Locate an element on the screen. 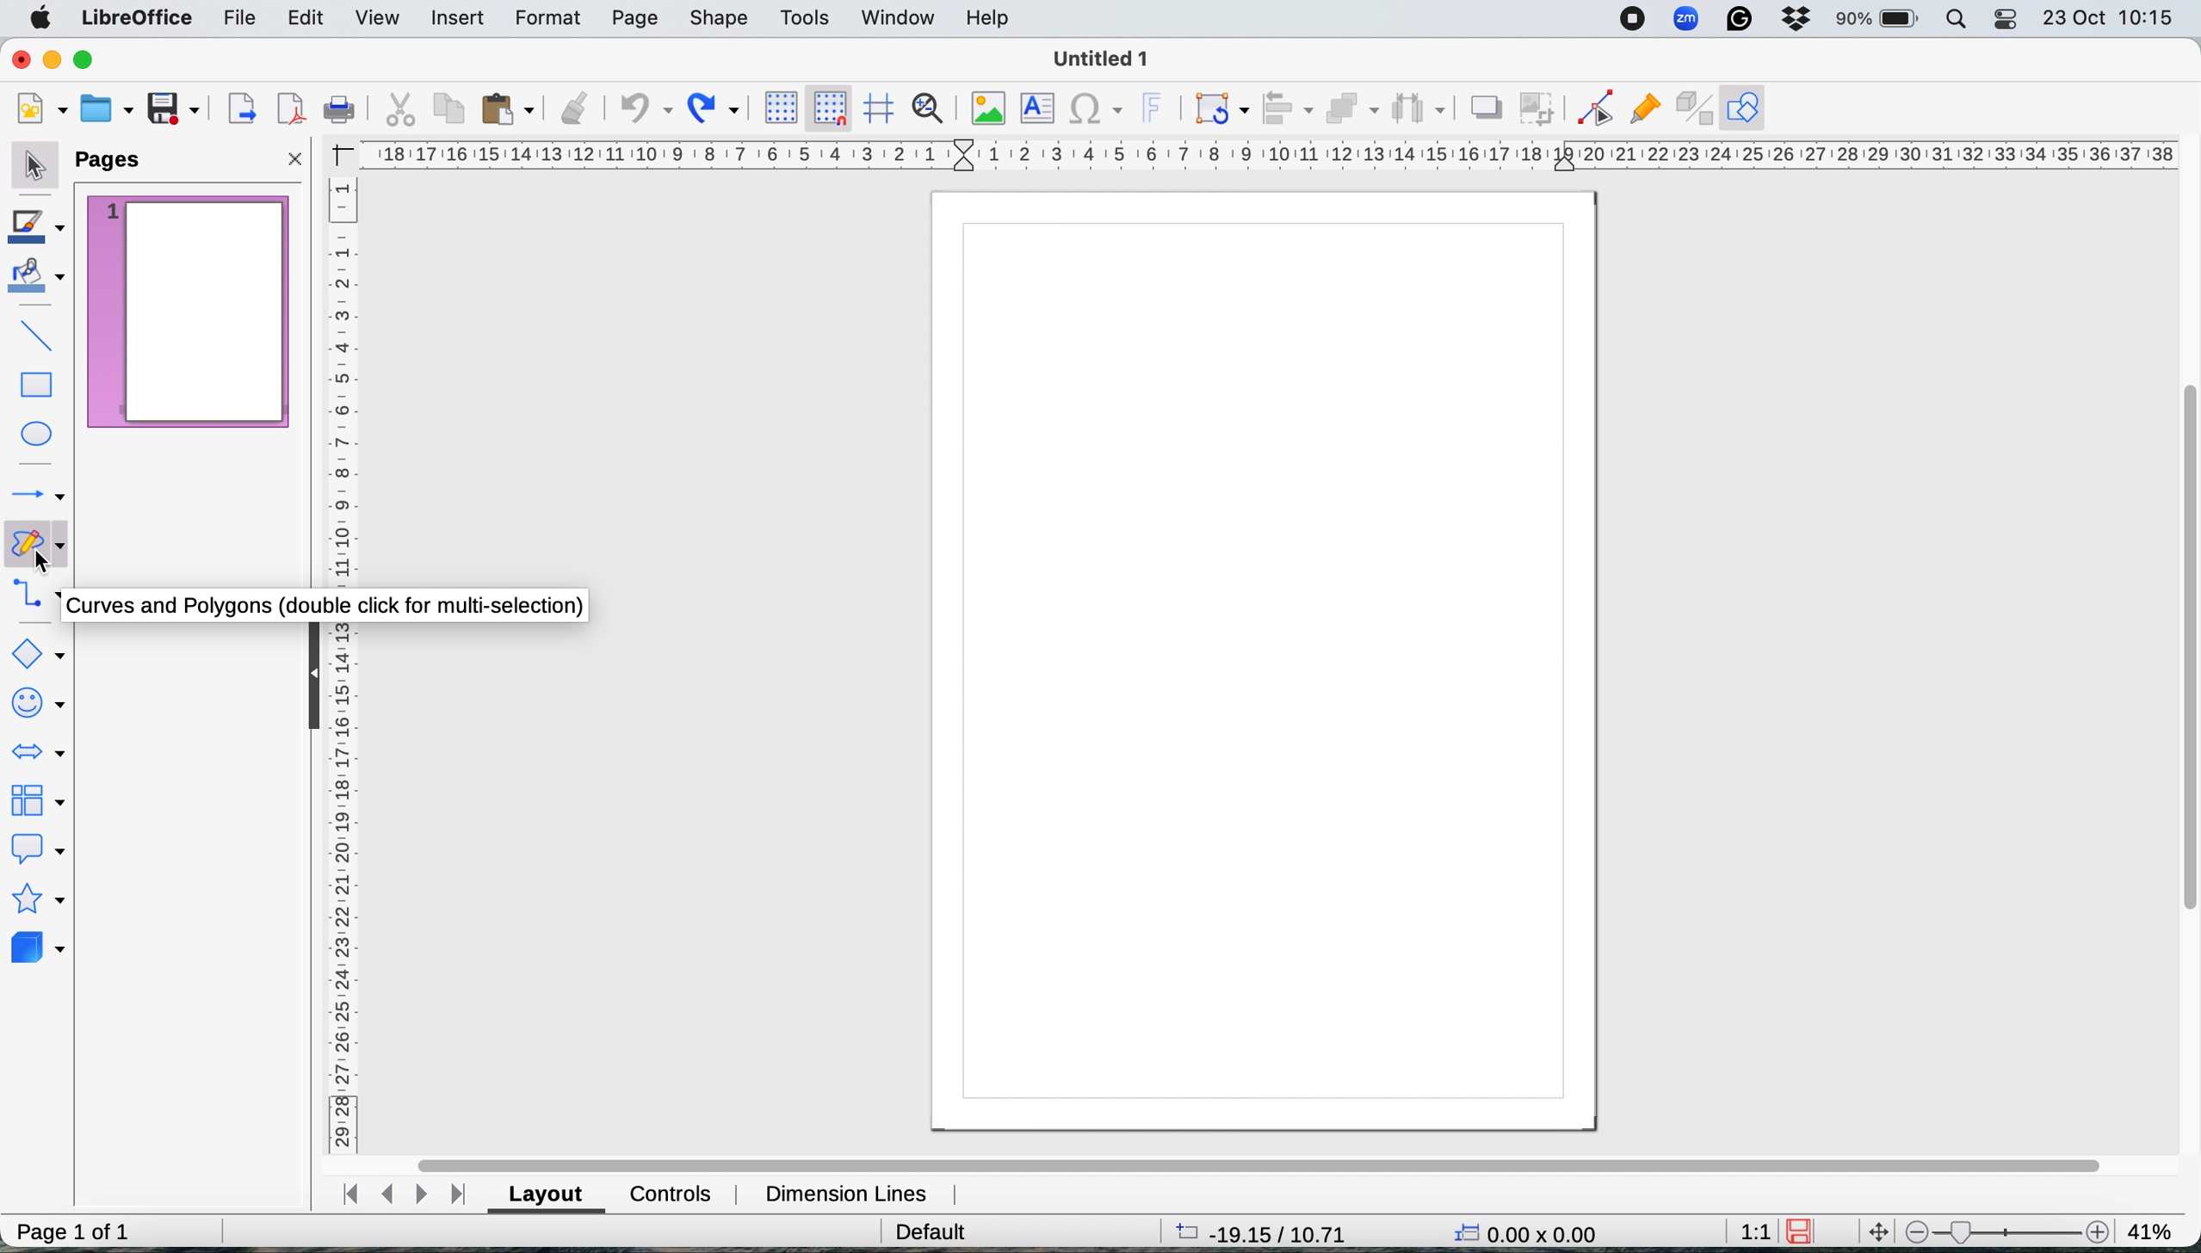 This screenshot has width=2201, height=1253. spotlight search is located at coordinates (1961, 18).